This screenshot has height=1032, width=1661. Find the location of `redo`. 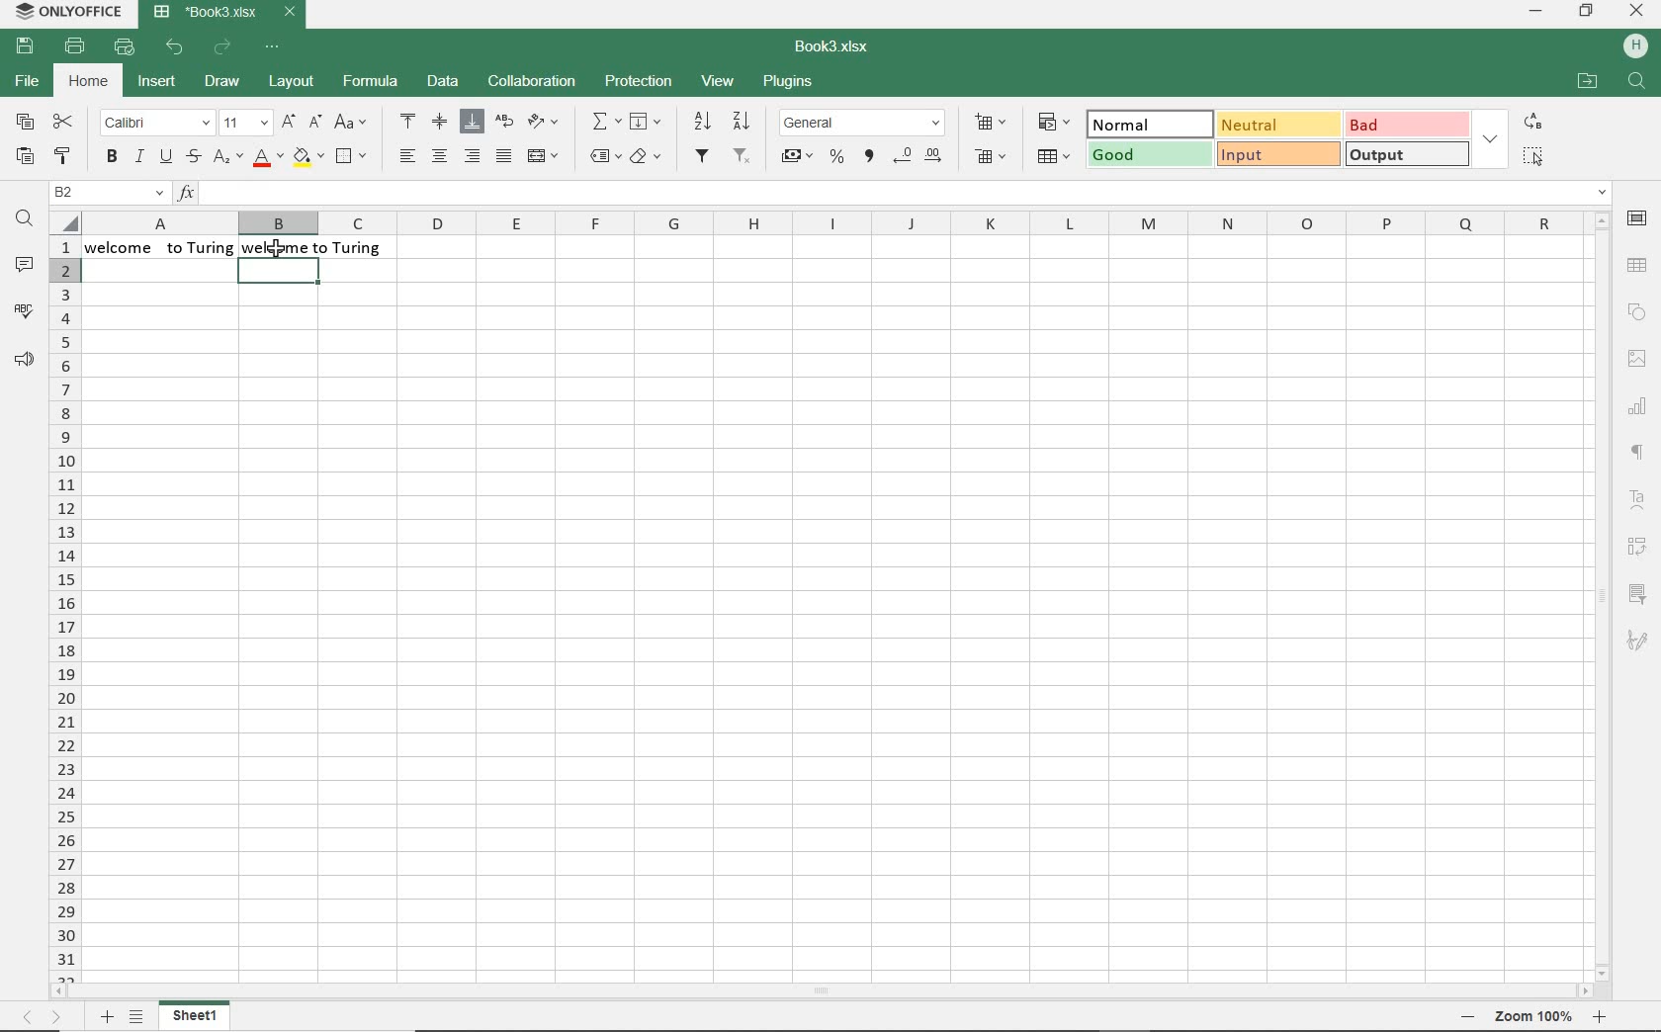

redo is located at coordinates (221, 47).